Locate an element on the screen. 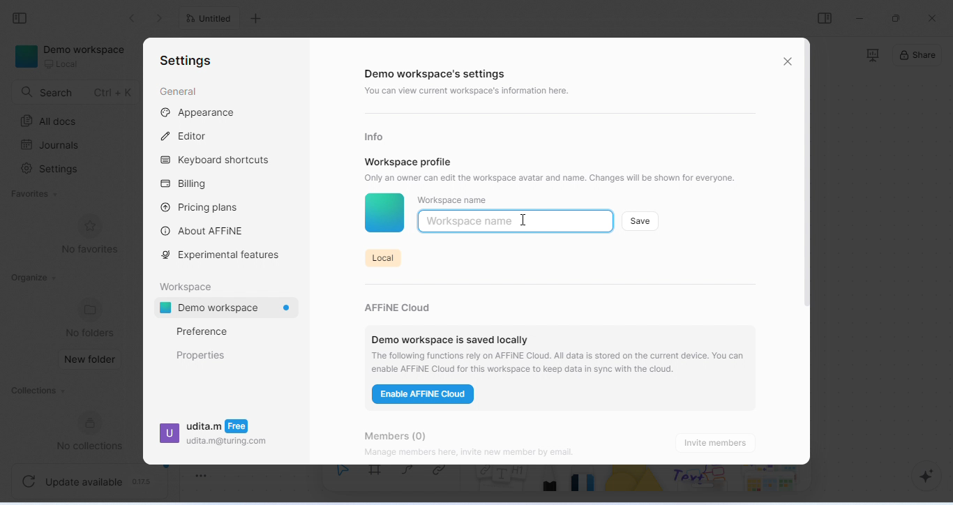 The width and height of the screenshot is (953, 505). search is located at coordinates (76, 92).